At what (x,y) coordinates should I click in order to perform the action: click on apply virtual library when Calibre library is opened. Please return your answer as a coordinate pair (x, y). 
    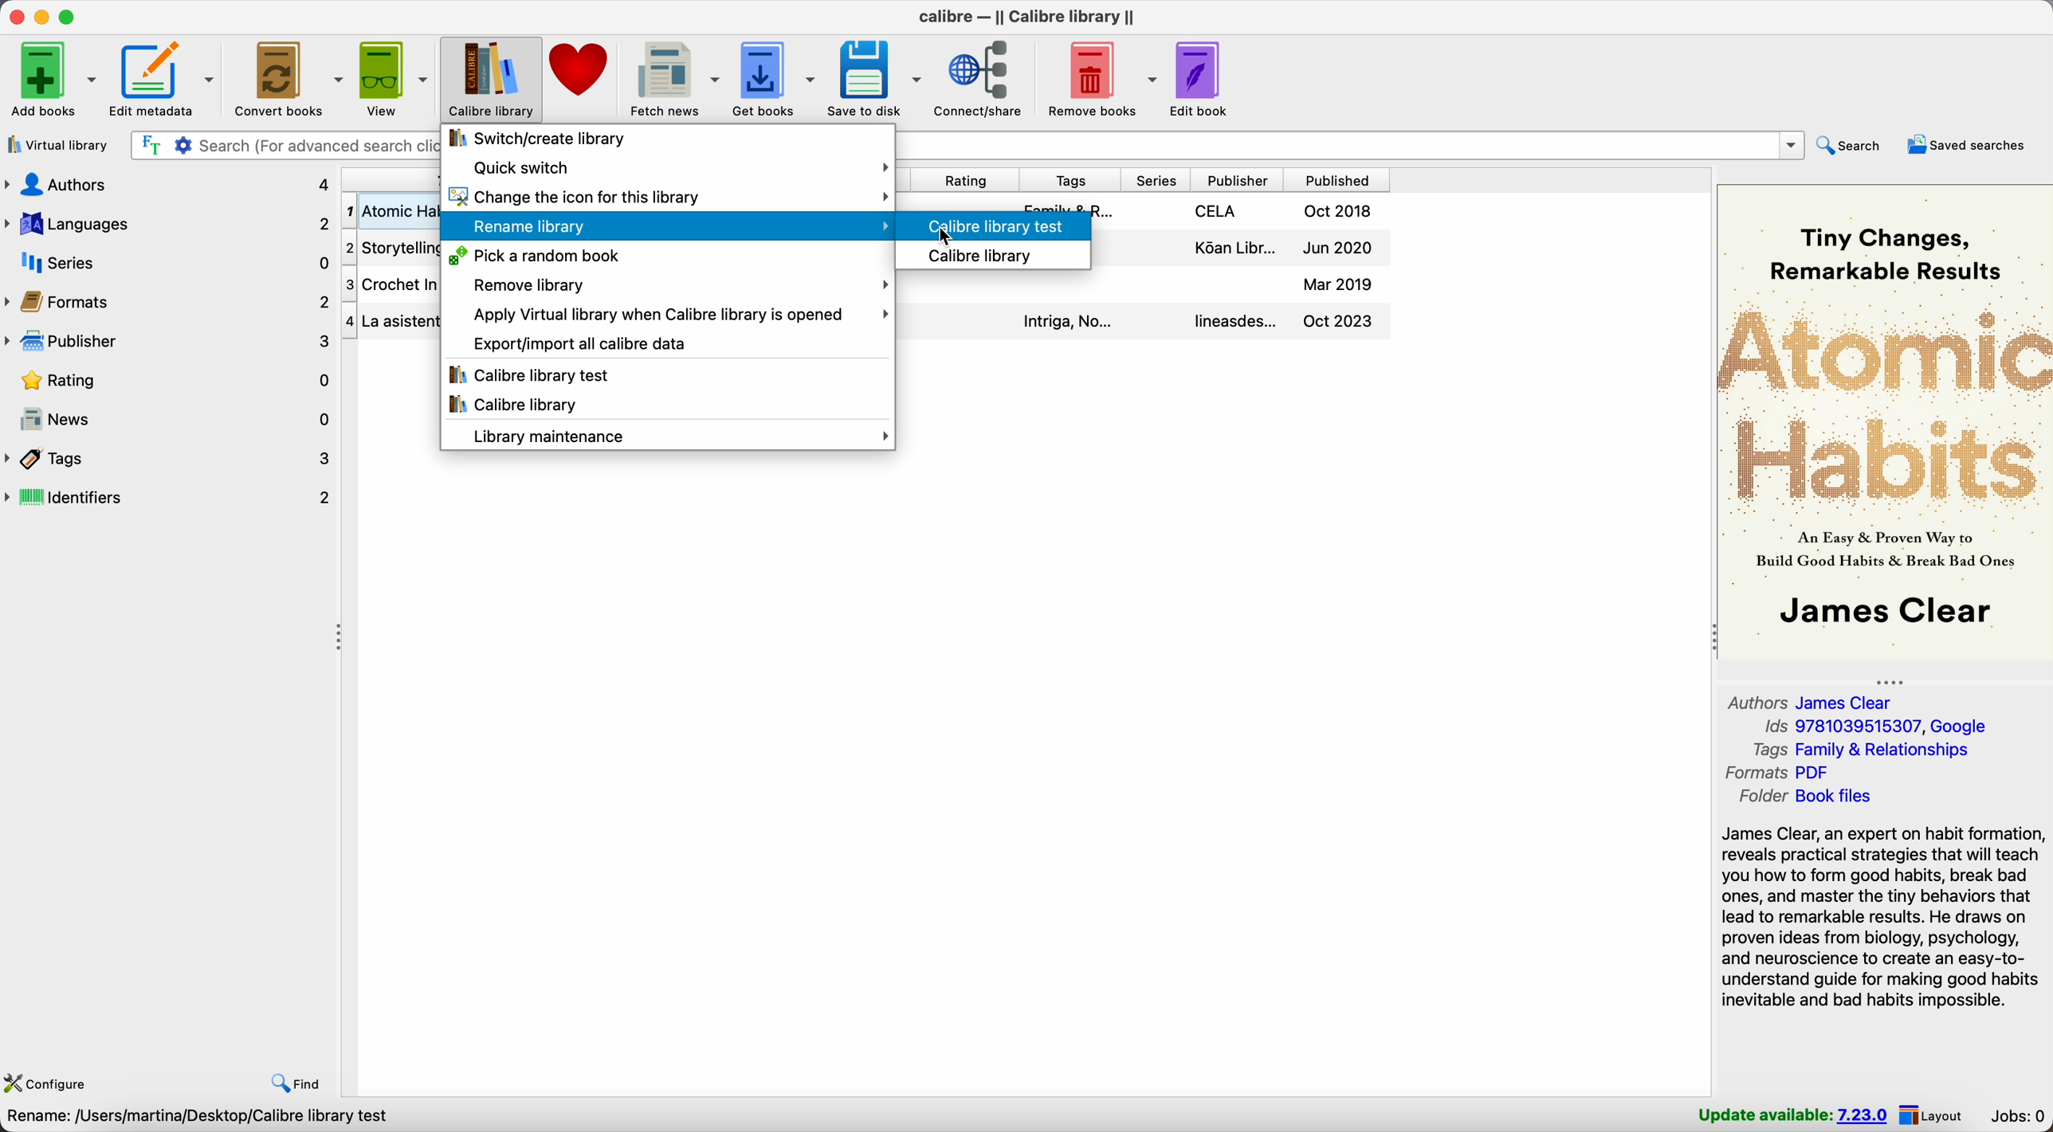
    Looking at the image, I should click on (677, 315).